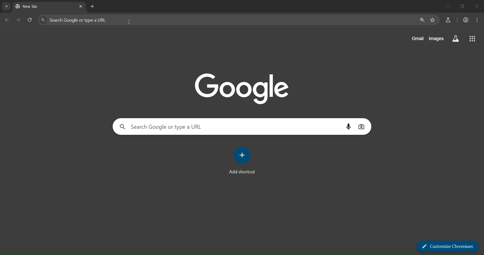 The image size is (484, 255). I want to click on Search Google or type a URL, so click(74, 20).